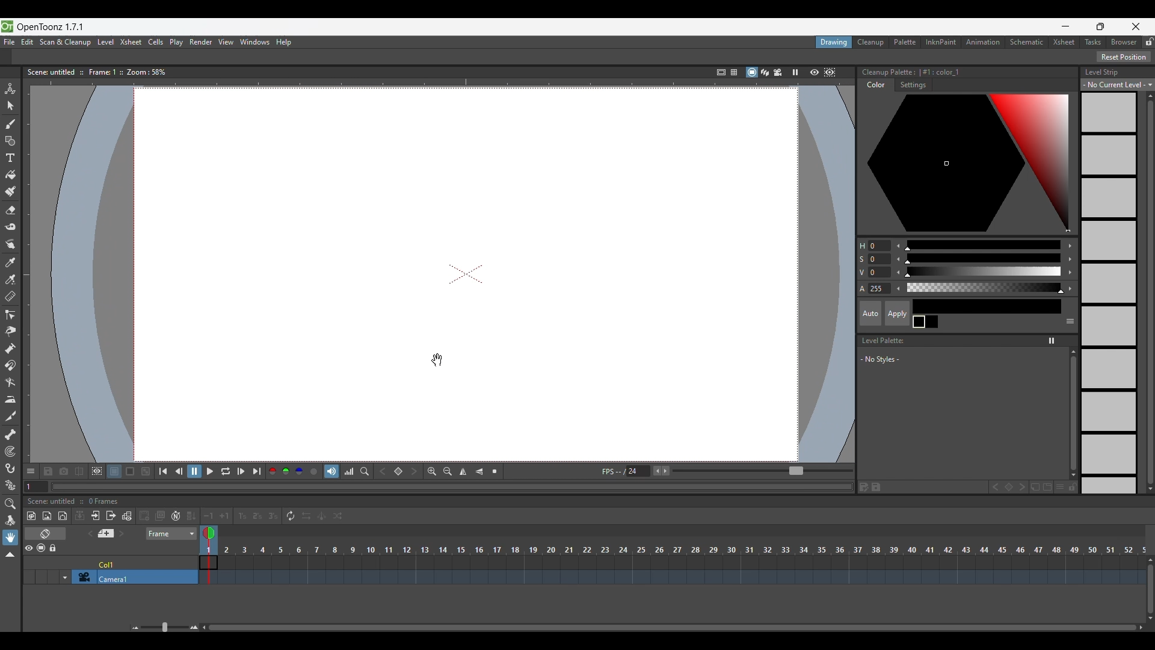 This screenshot has height=650, width=1155. I want to click on Vertical slide bar, so click(1150, 292).